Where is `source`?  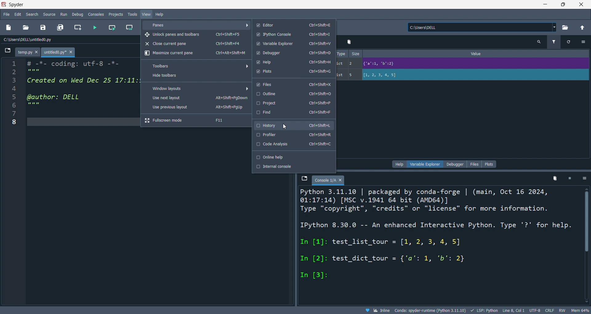
source is located at coordinates (49, 14).